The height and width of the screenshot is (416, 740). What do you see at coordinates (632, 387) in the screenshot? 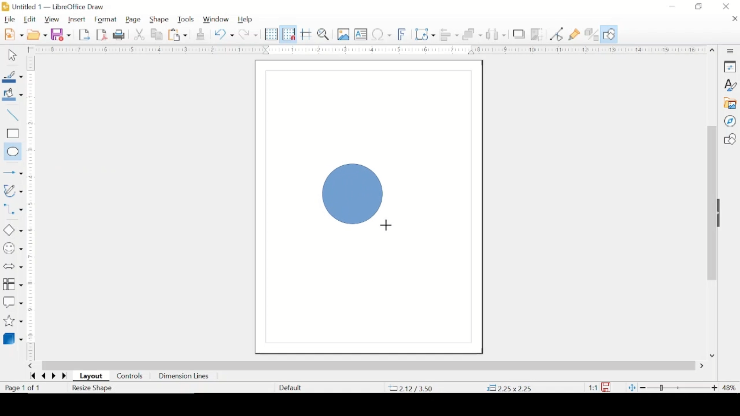
I see `fit page to current window` at bounding box center [632, 387].